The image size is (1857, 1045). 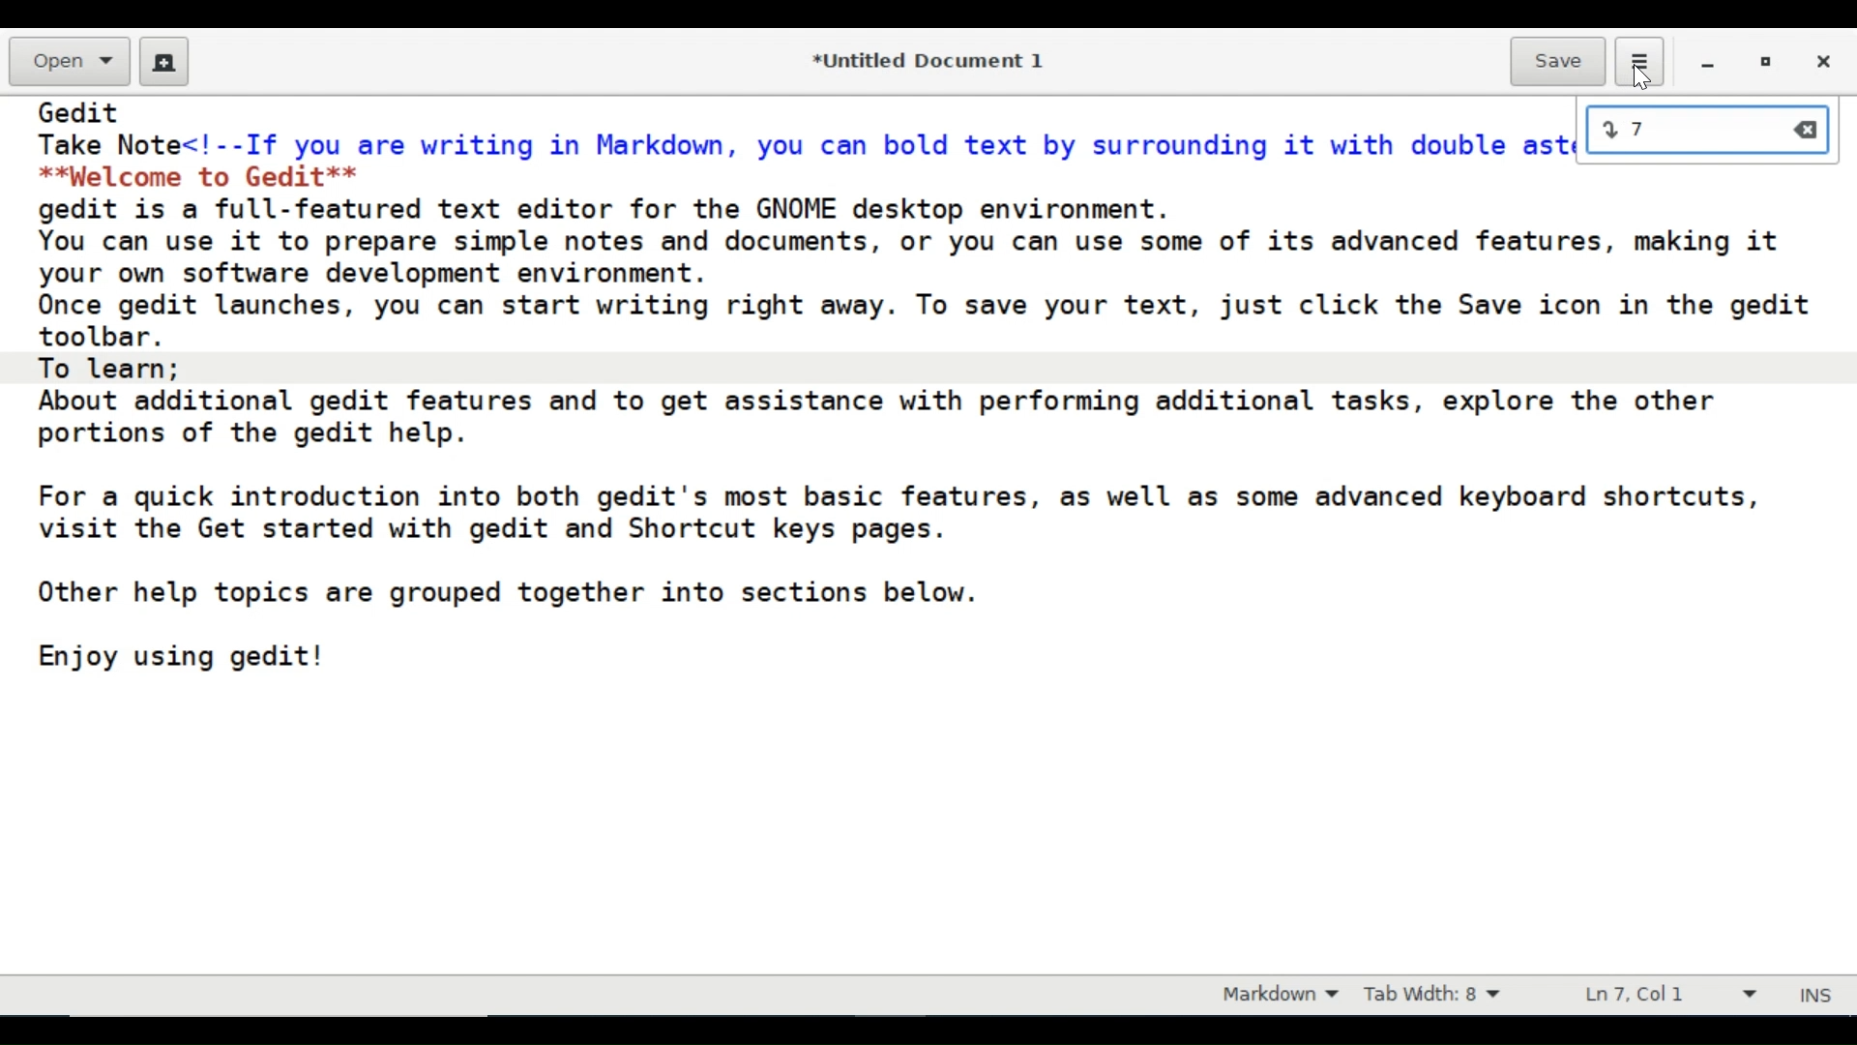 What do you see at coordinates (207, 175) in the screenshot?
I see `**palcome to Gedit**` at bounding box center [207, 175].